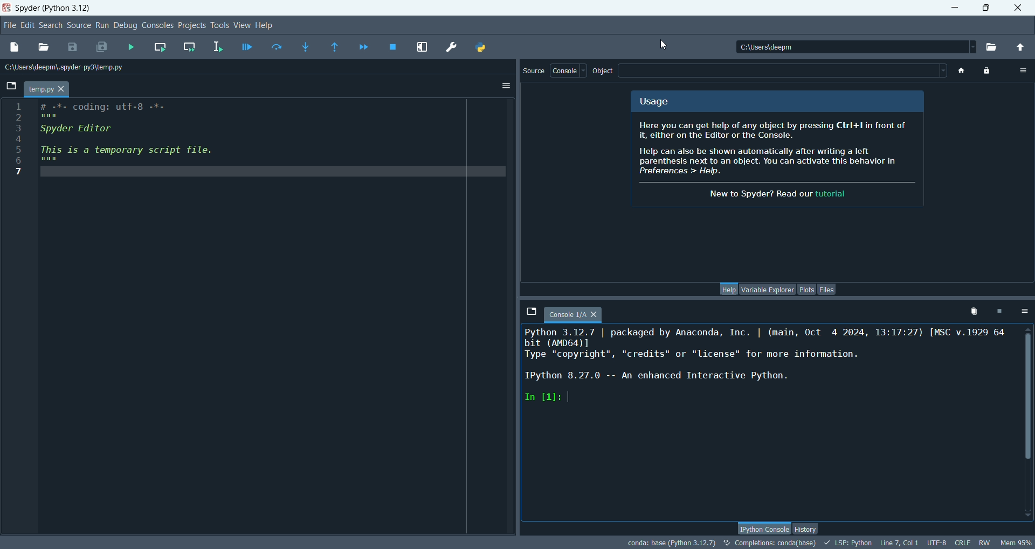 Image resolution: width=1035 pixels, height=549 pixels. I want to click on run selection, so click(218, 47).